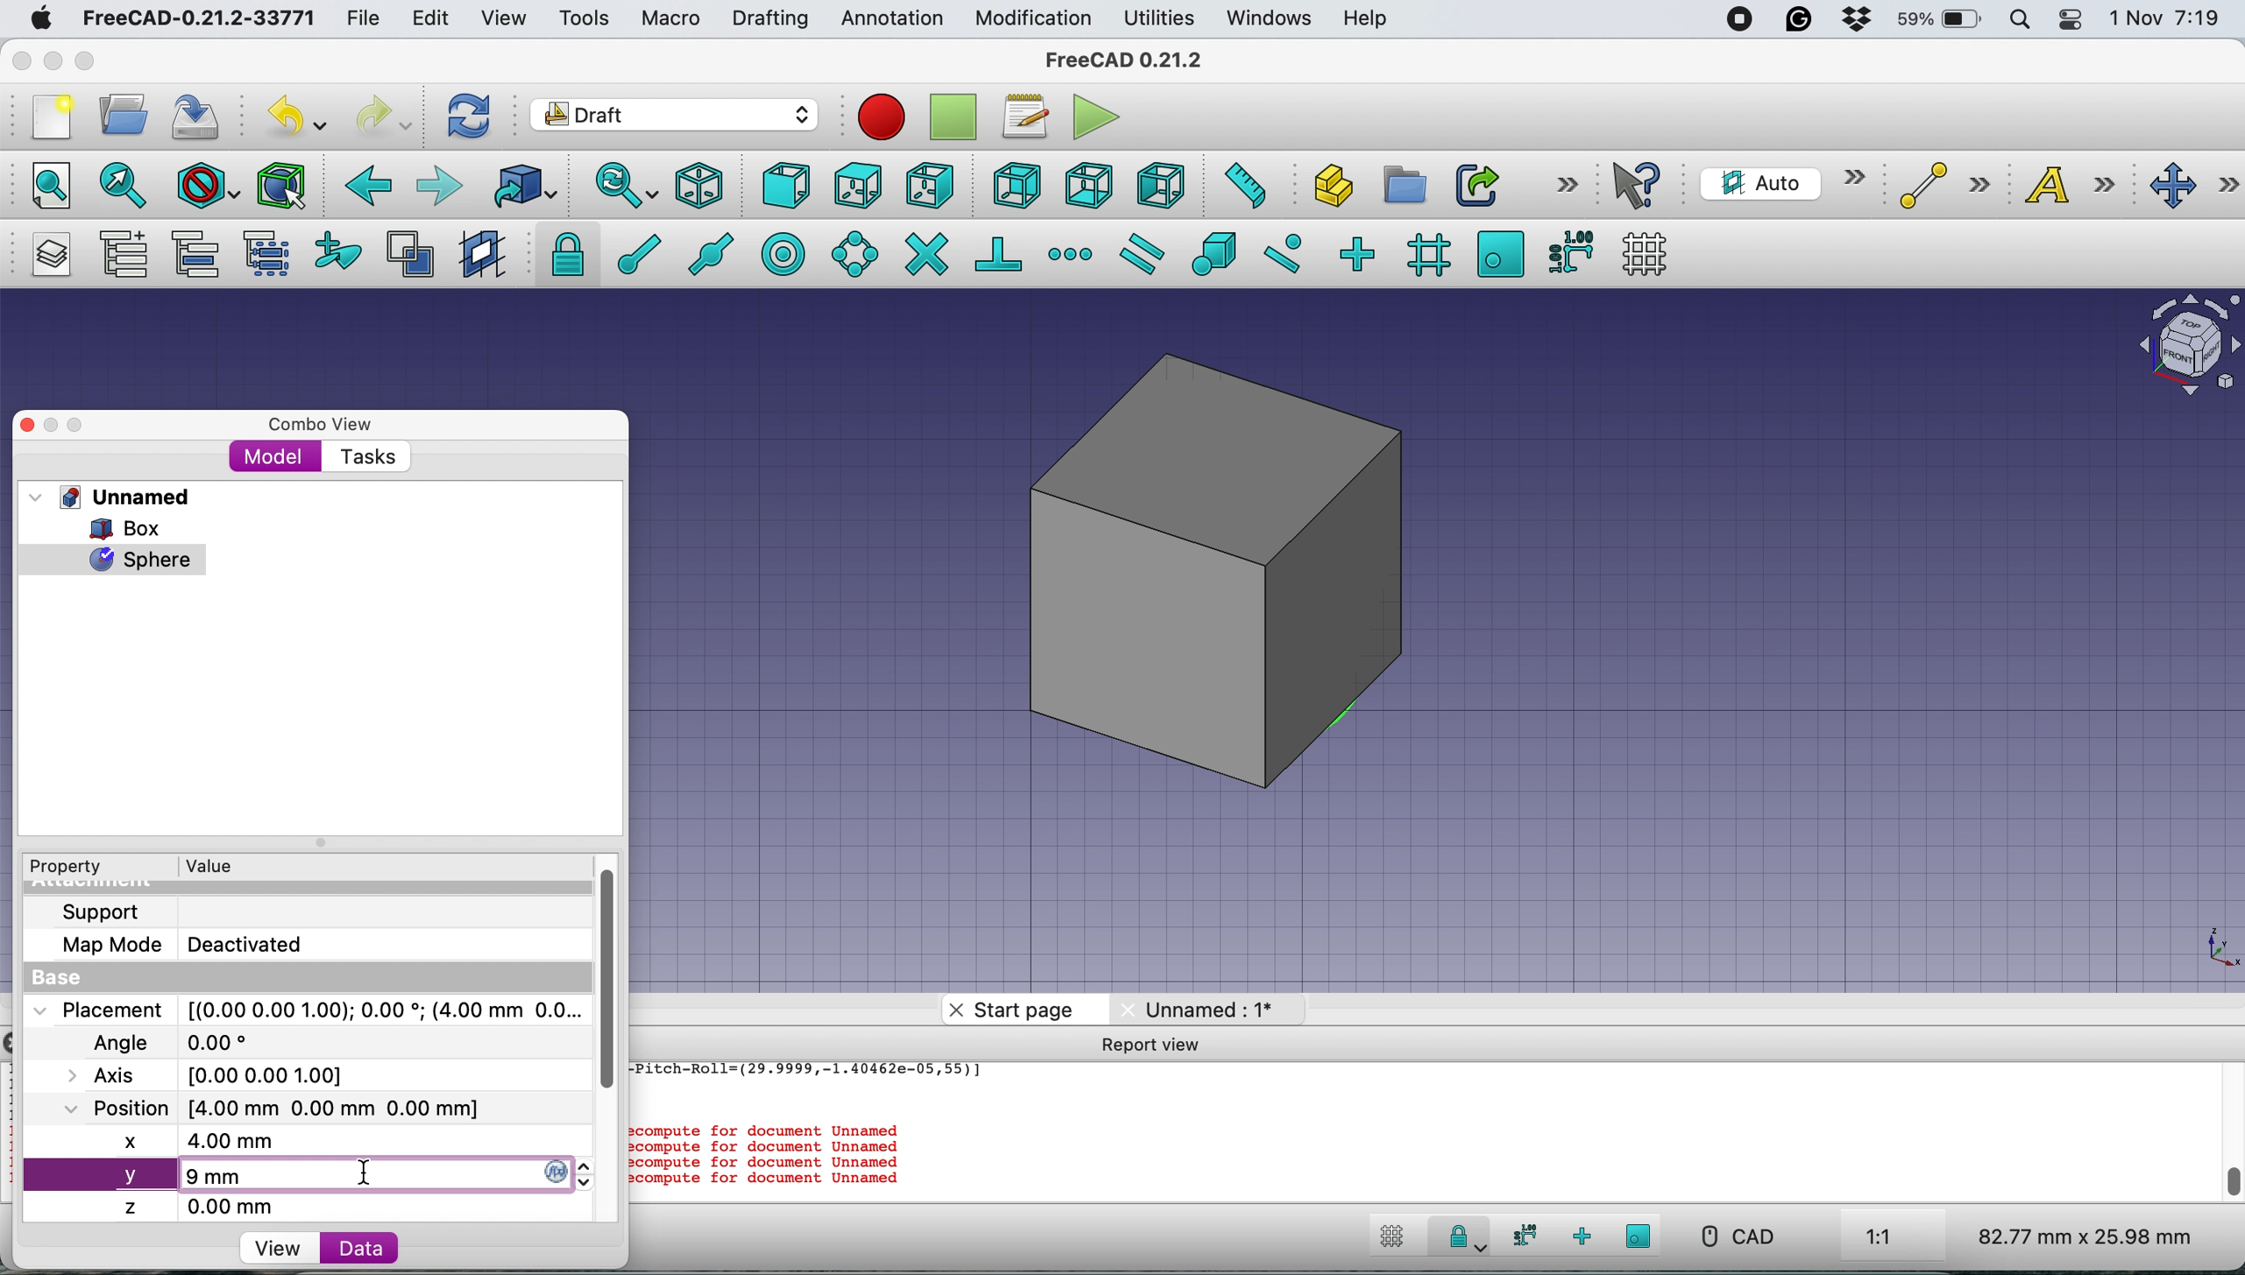 Image resolution: width=2245 pixels, height=1275 pixels. I want to click on freecad, so click(1137, 60).